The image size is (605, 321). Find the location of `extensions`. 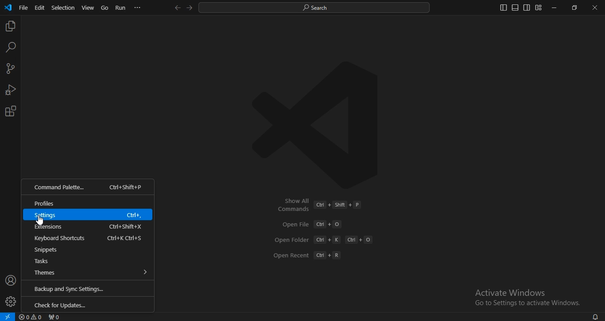

extensions is located at coordinates (89, 226).